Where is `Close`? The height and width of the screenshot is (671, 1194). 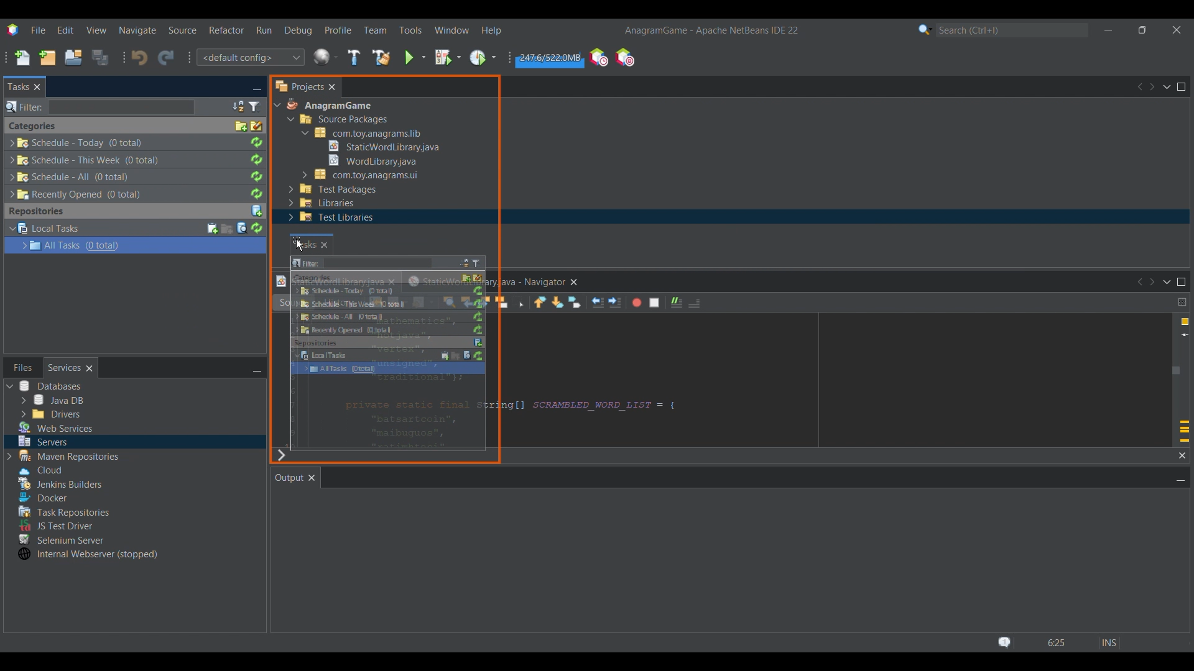
Close is located at coordinates (312, 478).